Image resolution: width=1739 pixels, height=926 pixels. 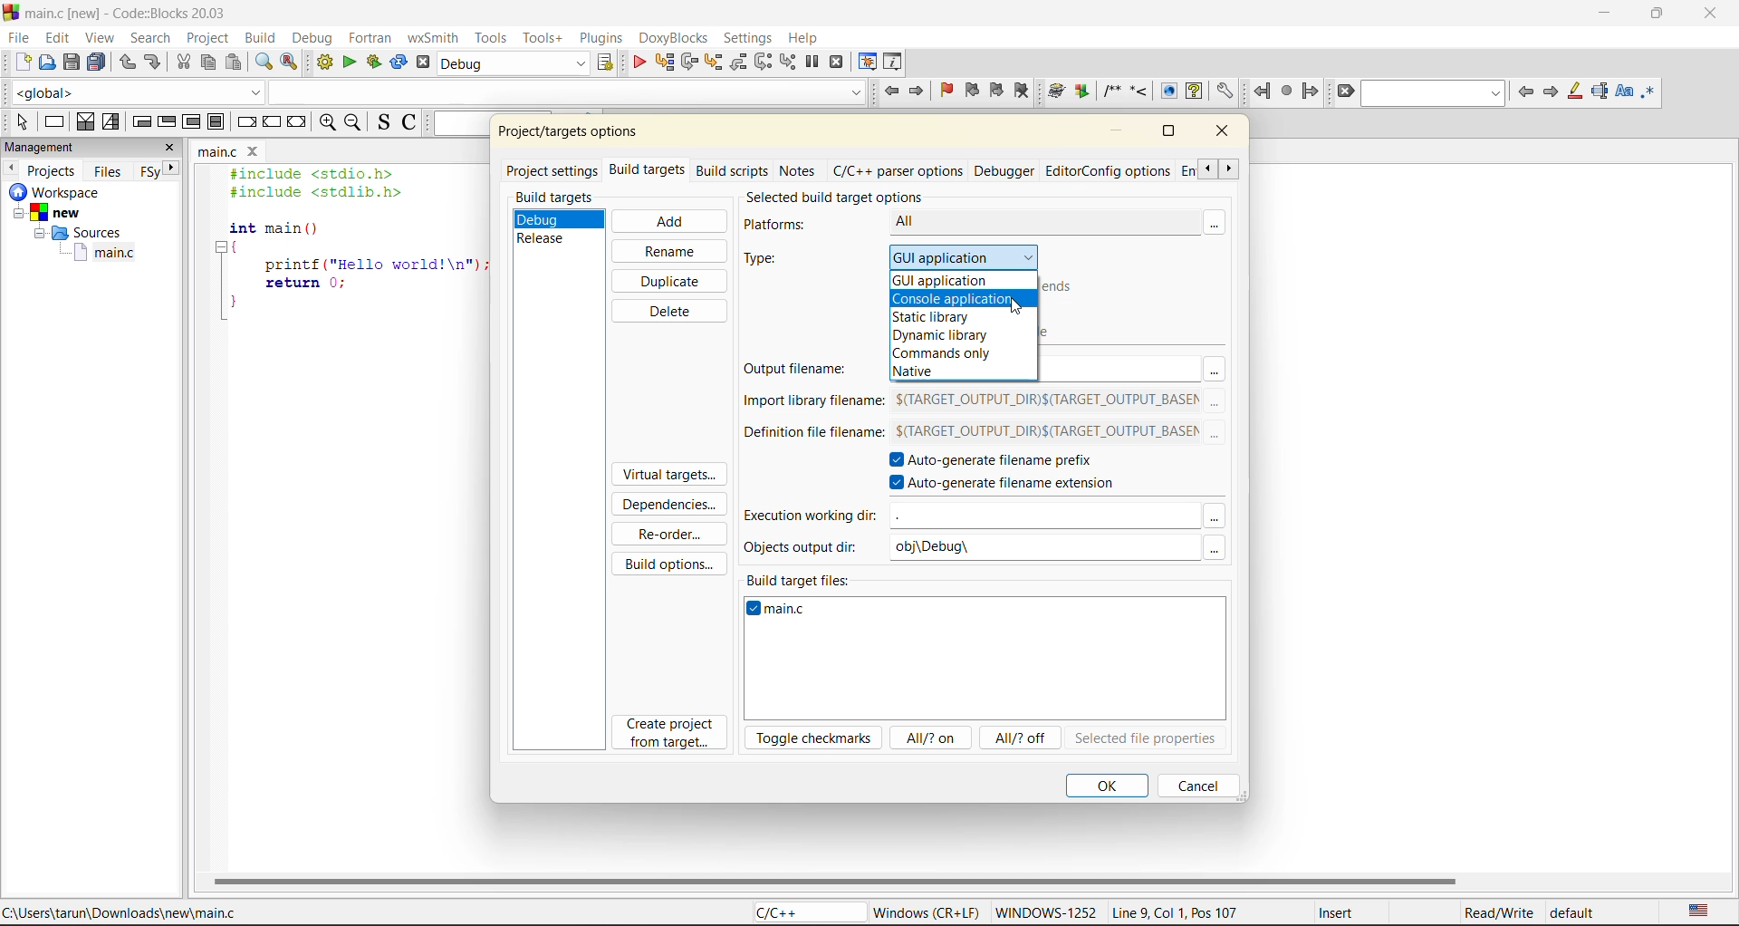 I want to click on editor/config options, so click(x=1108, y=172).